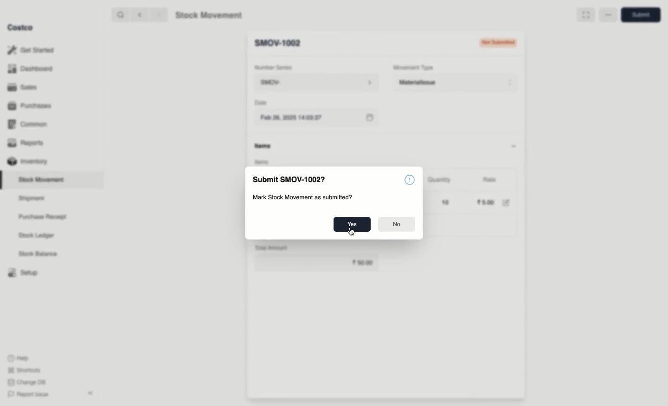 Image resolution: width=668 pixels, height=406 pixels. What do you see at coordinates (585, 15) in the screenshot?
I see `Full width toggle` at bounding box center [585, 15].